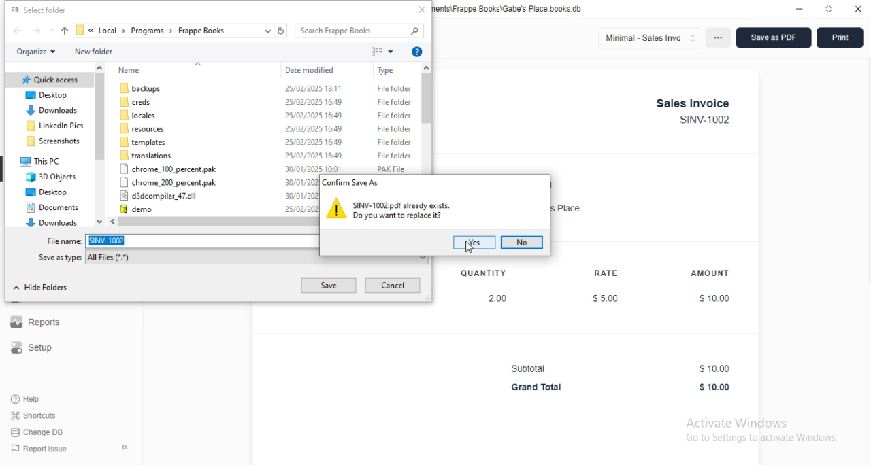 The image size is (871, 465). I want to click on drop down, so click(124, 30).